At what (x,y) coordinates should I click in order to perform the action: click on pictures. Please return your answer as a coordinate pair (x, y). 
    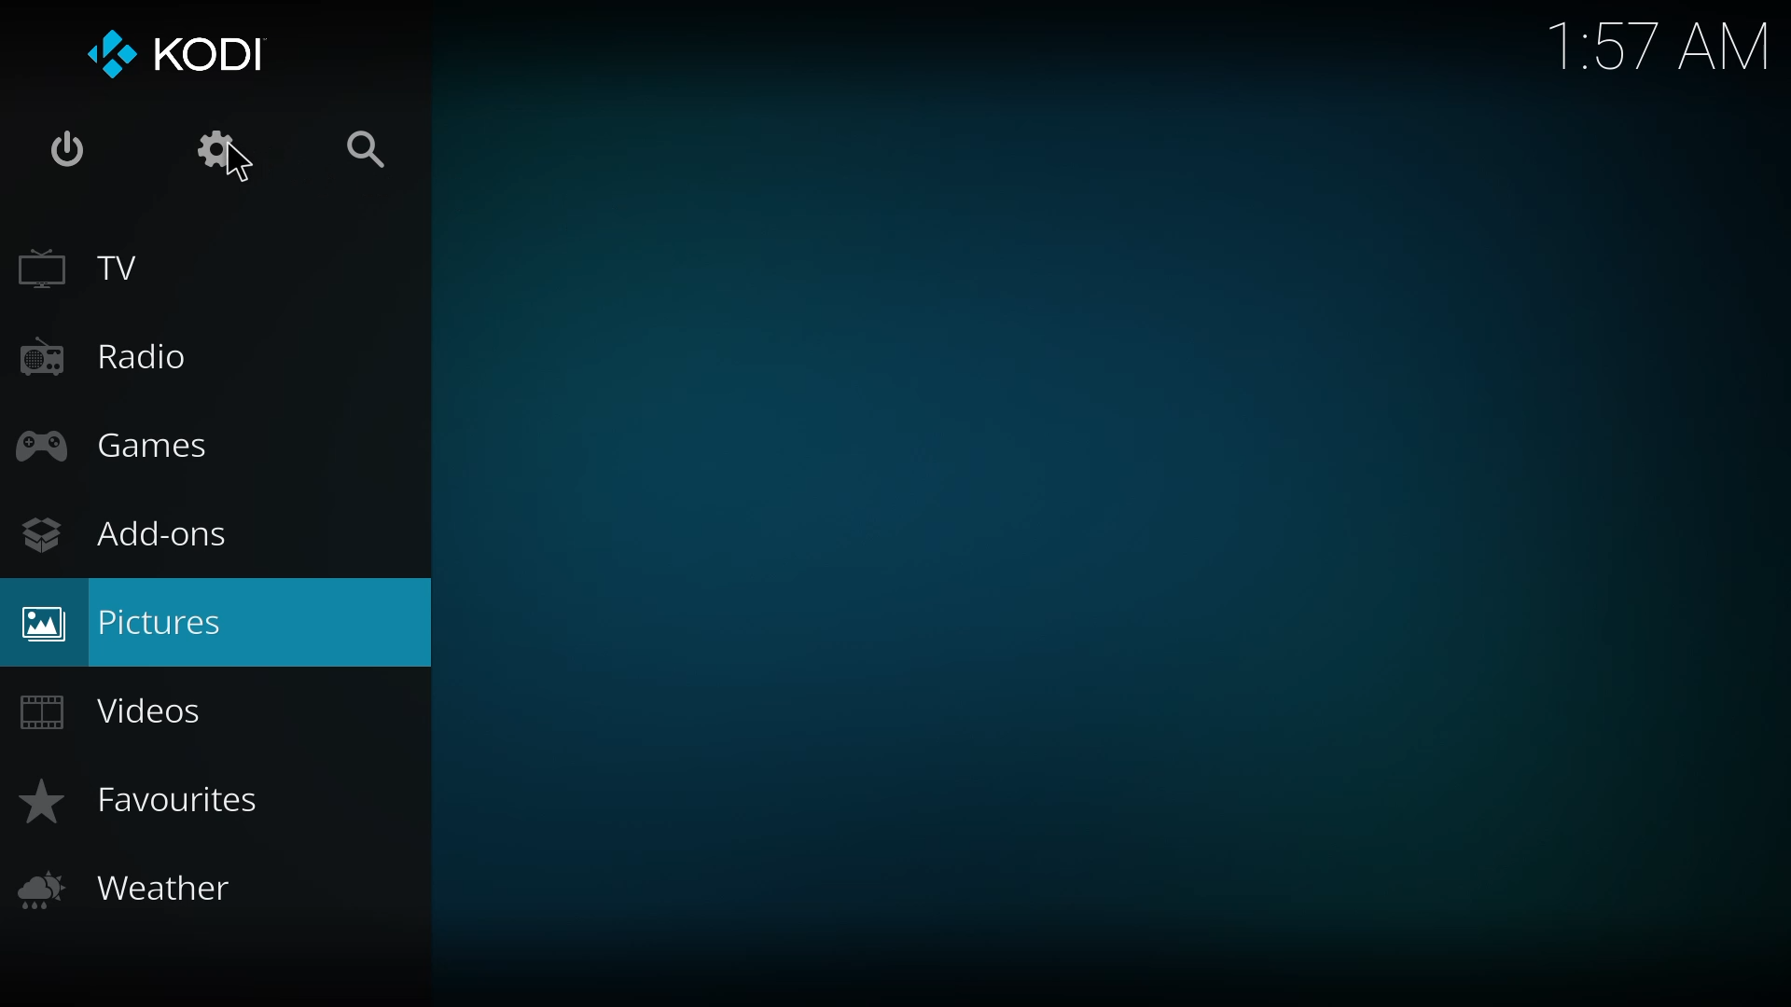
    Looking at the image, I should click on (130, 624).